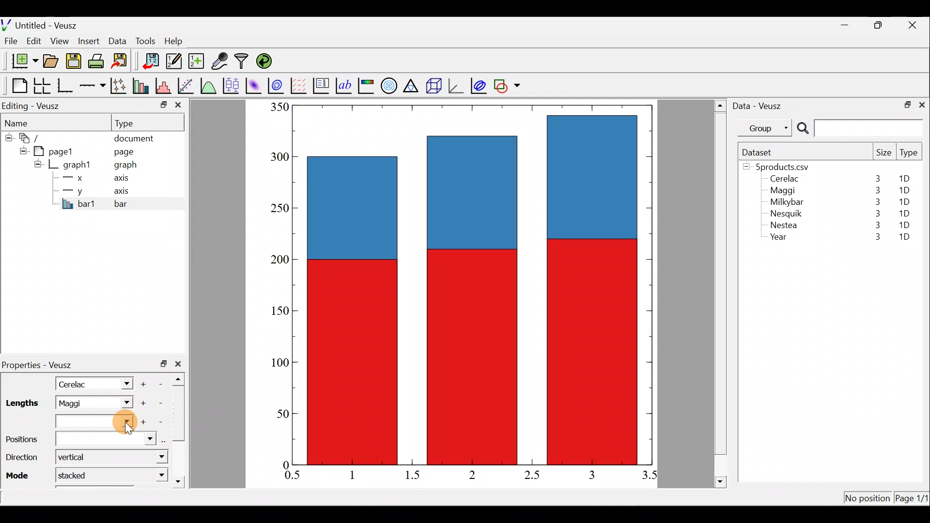  What do you see at coordinates (125, 166) in the screenshot?
I see `graph` at bounding box center [125, 166].